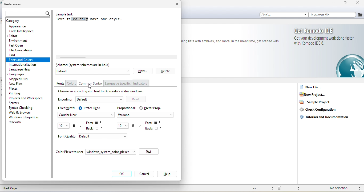 This screenshot has height=192, width=364. Describe the element at coordinates (19, 45) in the screenshot. I see `fast open` at that location.